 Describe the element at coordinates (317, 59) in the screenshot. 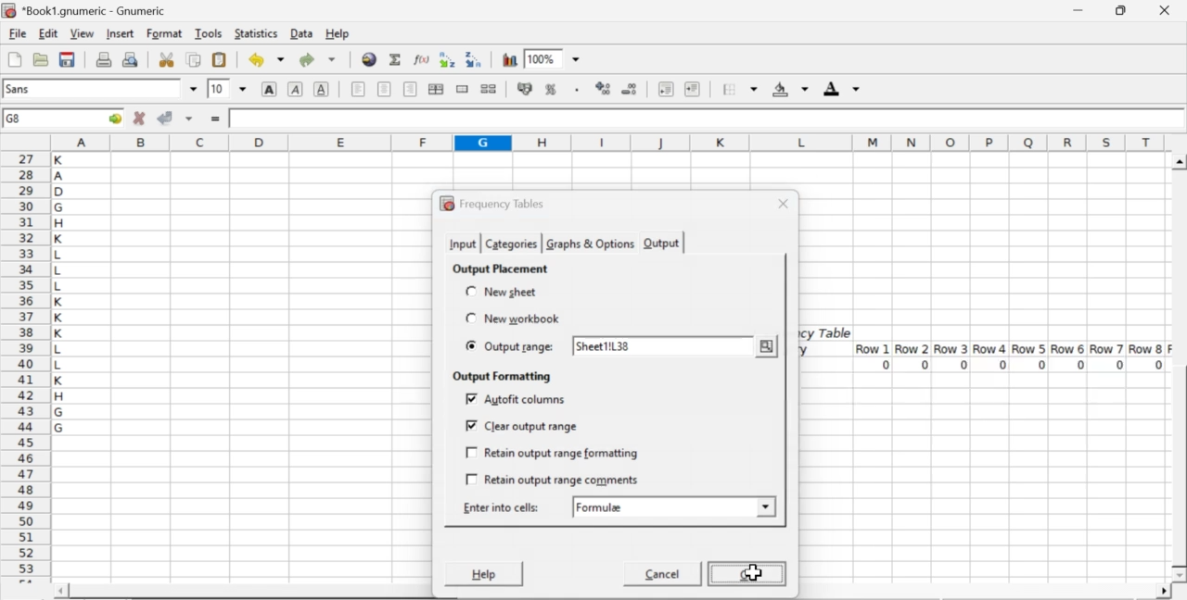

I see `redo` at that location.